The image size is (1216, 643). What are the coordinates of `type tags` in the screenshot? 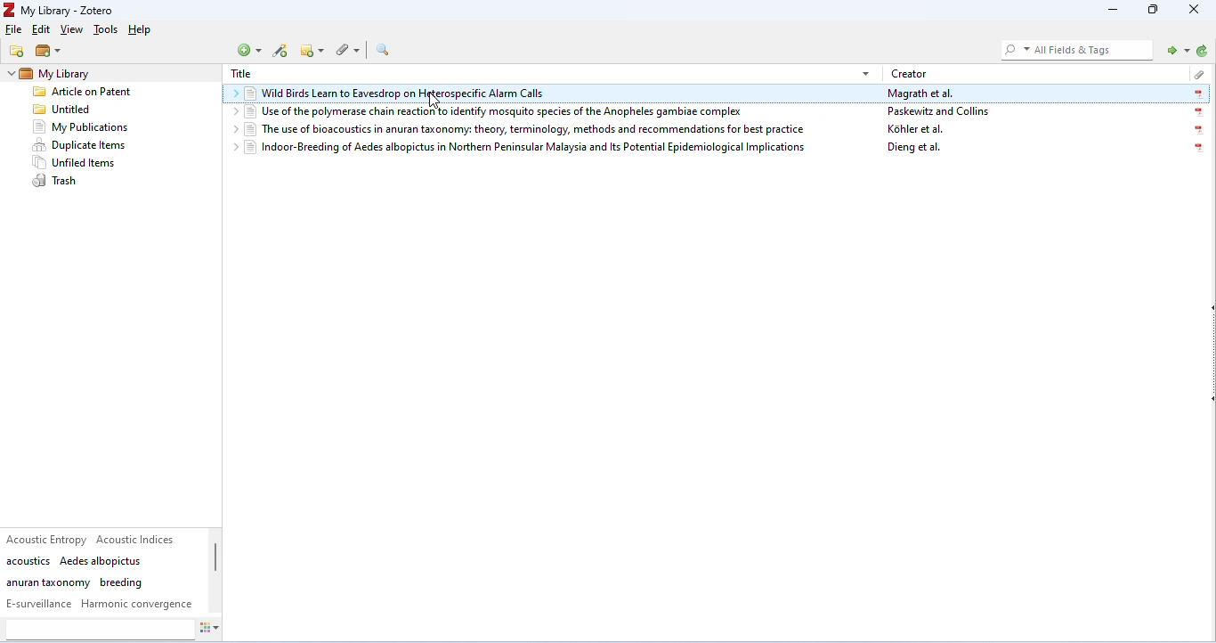 It's located at (100, 630).